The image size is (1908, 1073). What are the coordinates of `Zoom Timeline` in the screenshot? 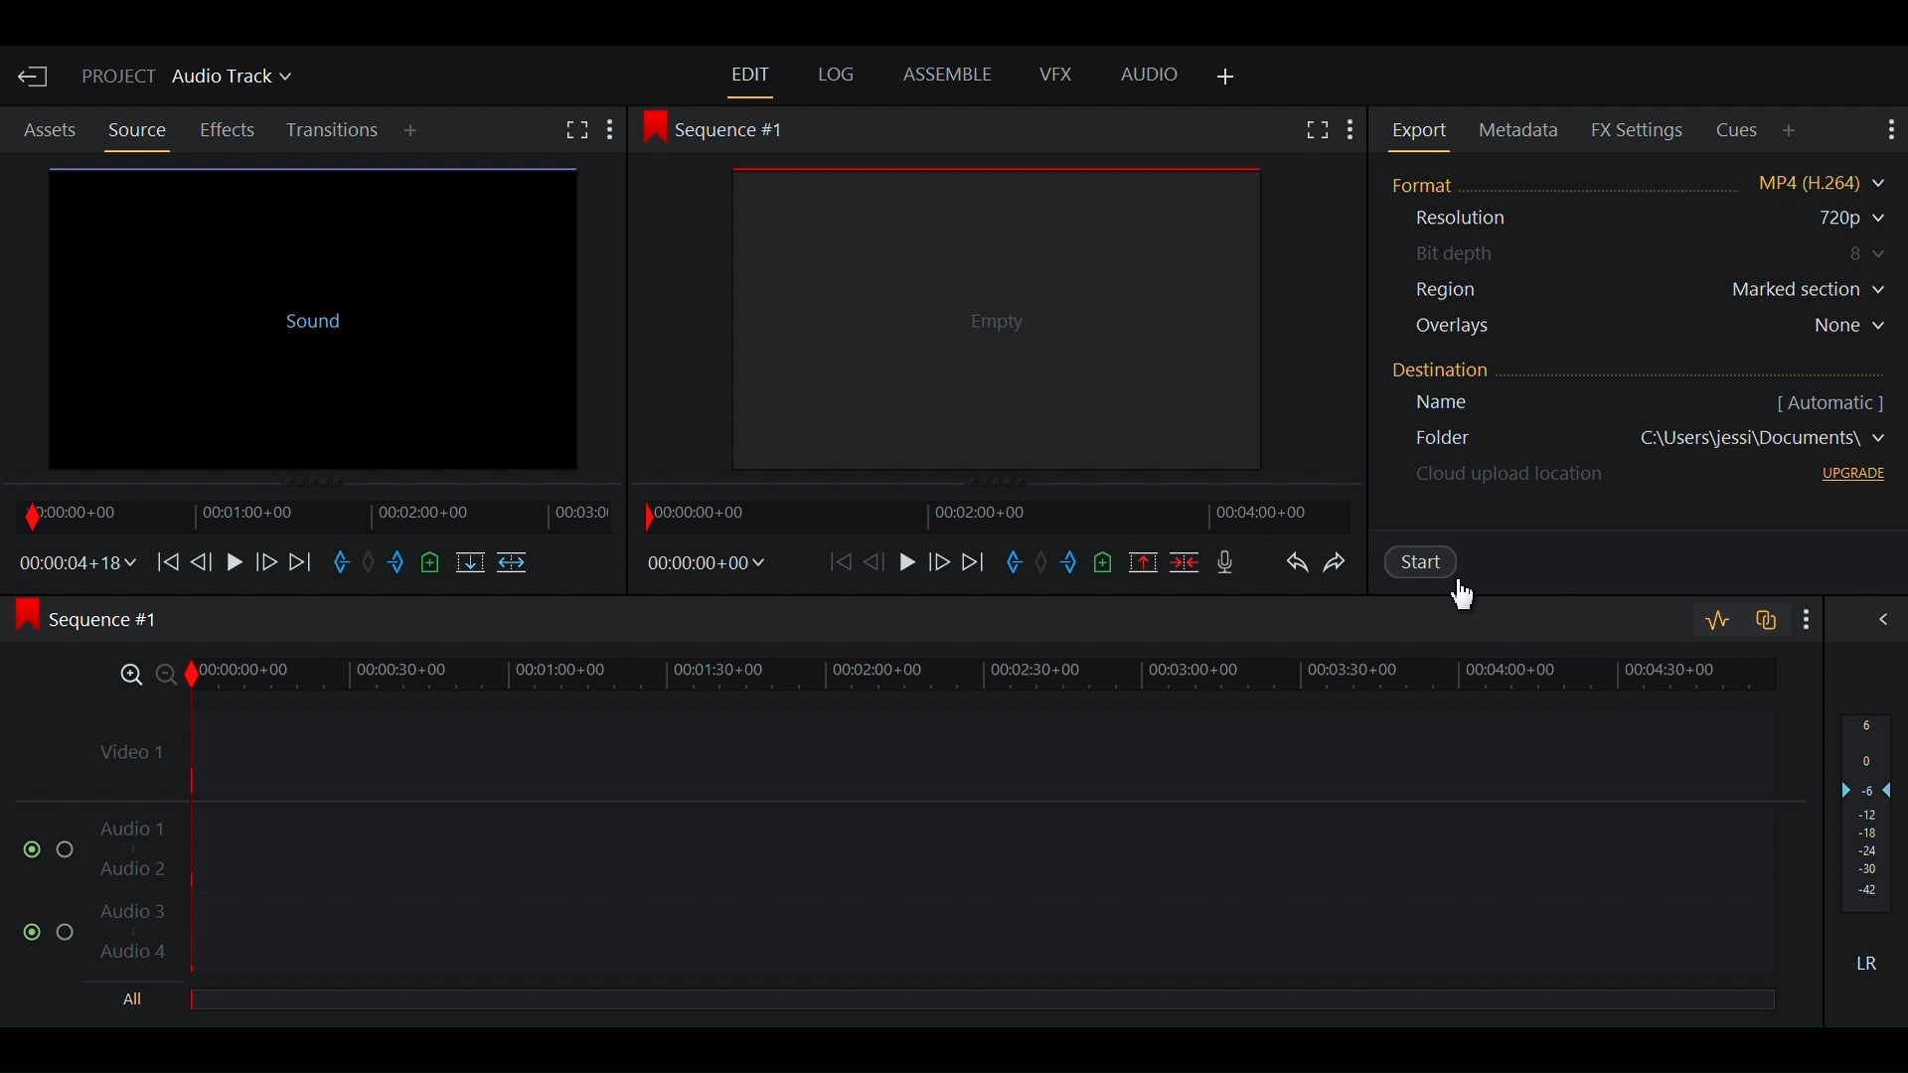 It's located at (934, 672).